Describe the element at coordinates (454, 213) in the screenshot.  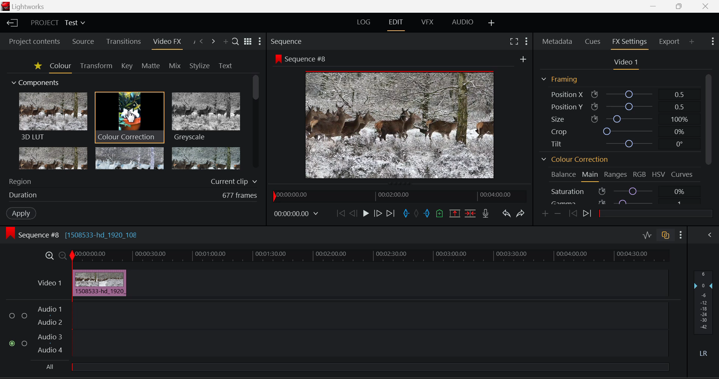
I see `Remove Marked Section` at that location.